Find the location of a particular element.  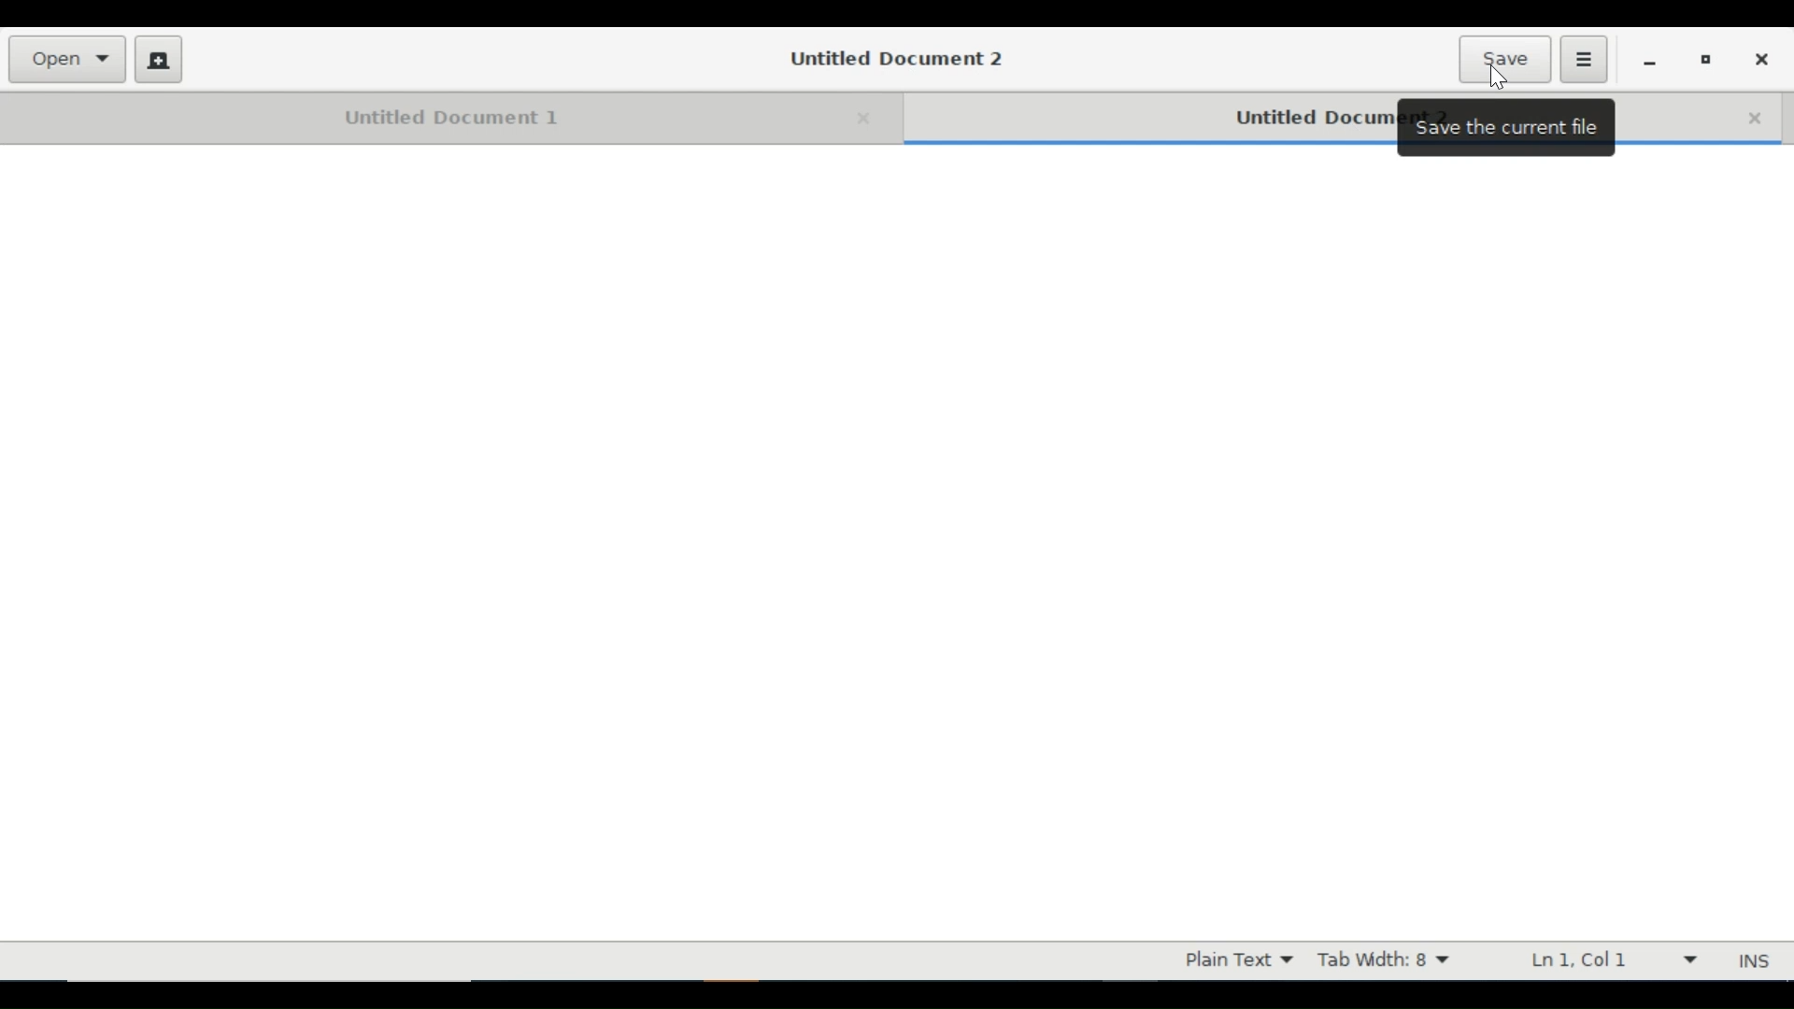

Save is located at coordinates (1504, 58).